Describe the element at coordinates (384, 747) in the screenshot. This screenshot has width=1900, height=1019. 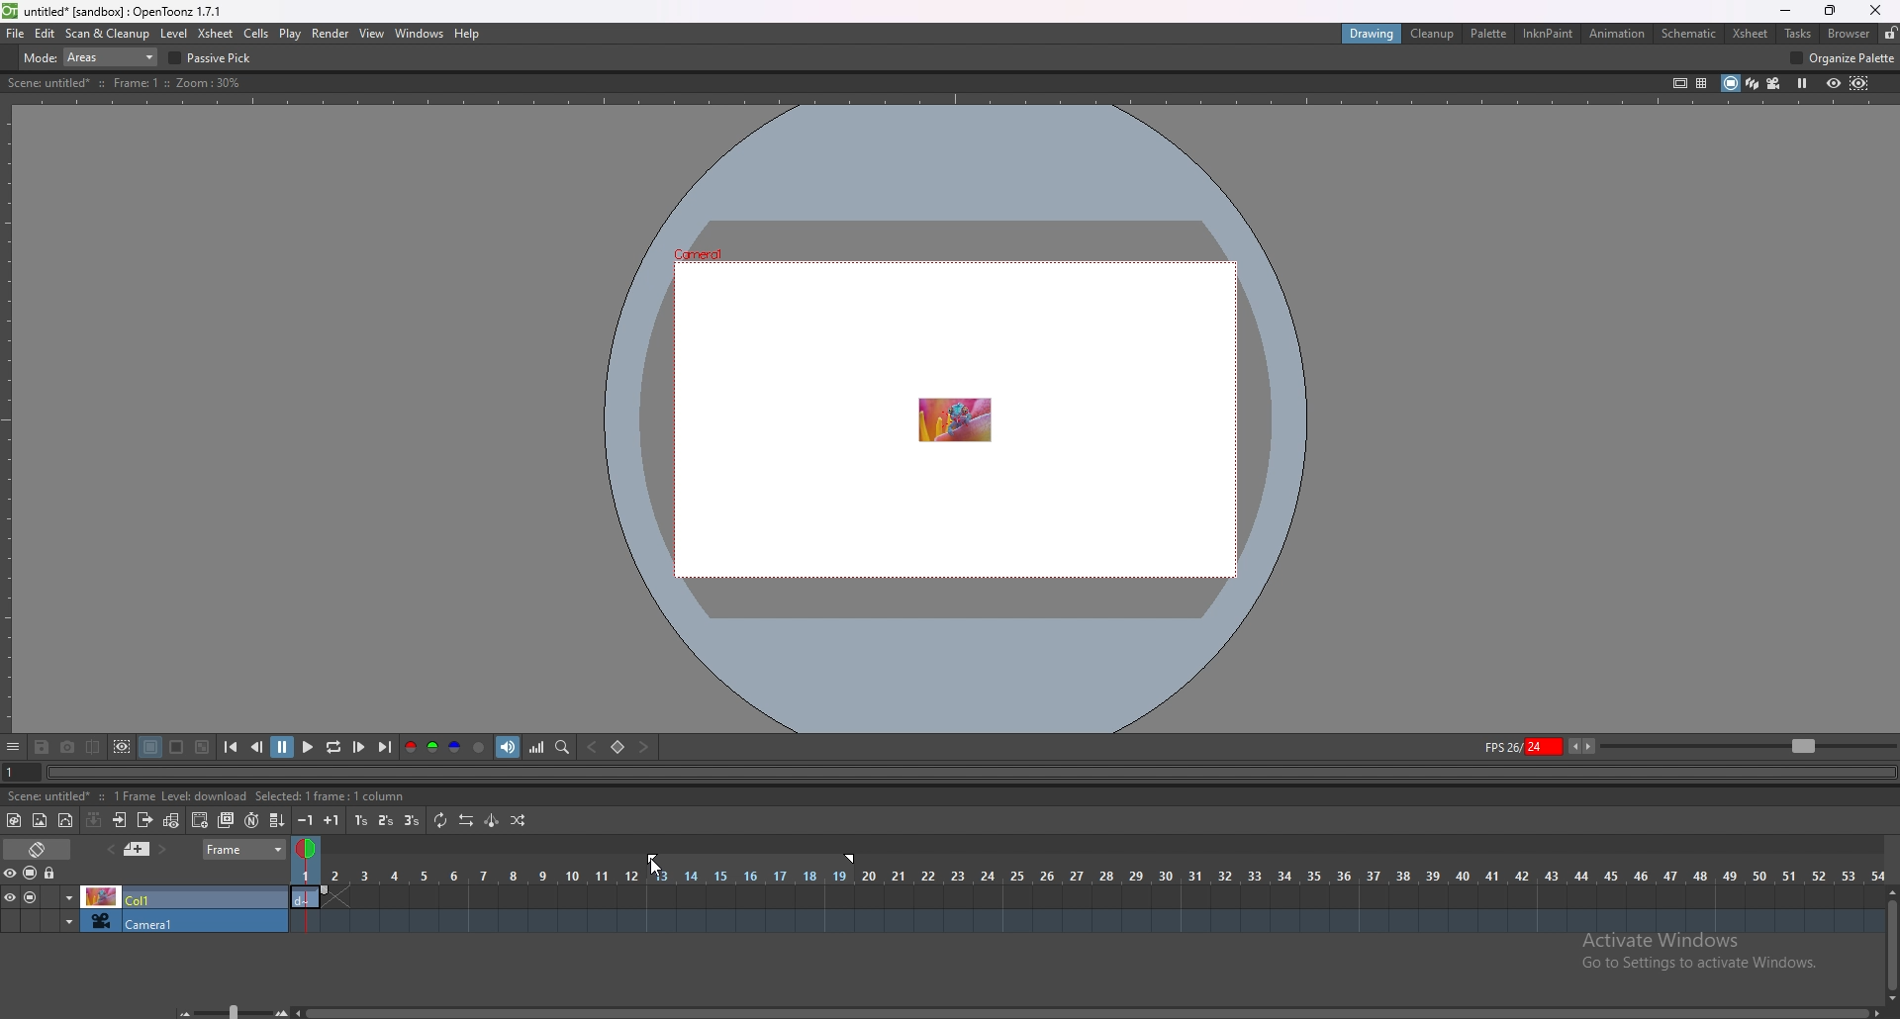
I see `last frame` at that location.